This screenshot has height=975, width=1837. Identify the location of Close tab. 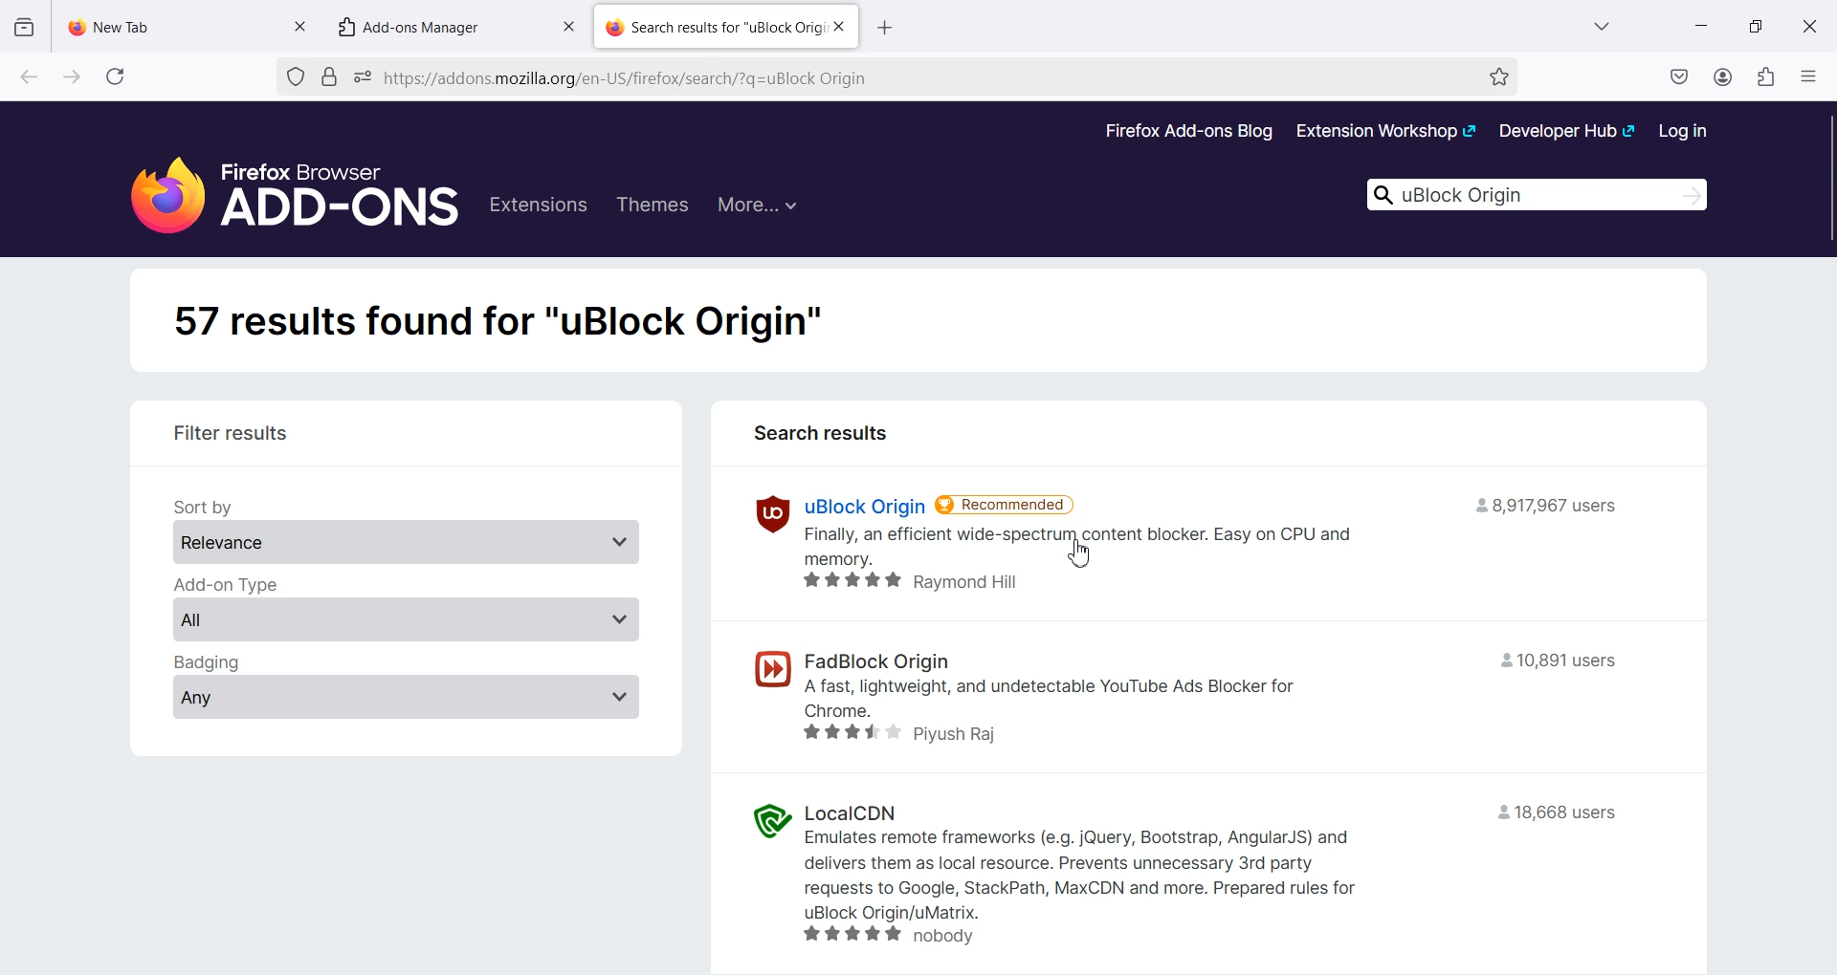
(568, 27).